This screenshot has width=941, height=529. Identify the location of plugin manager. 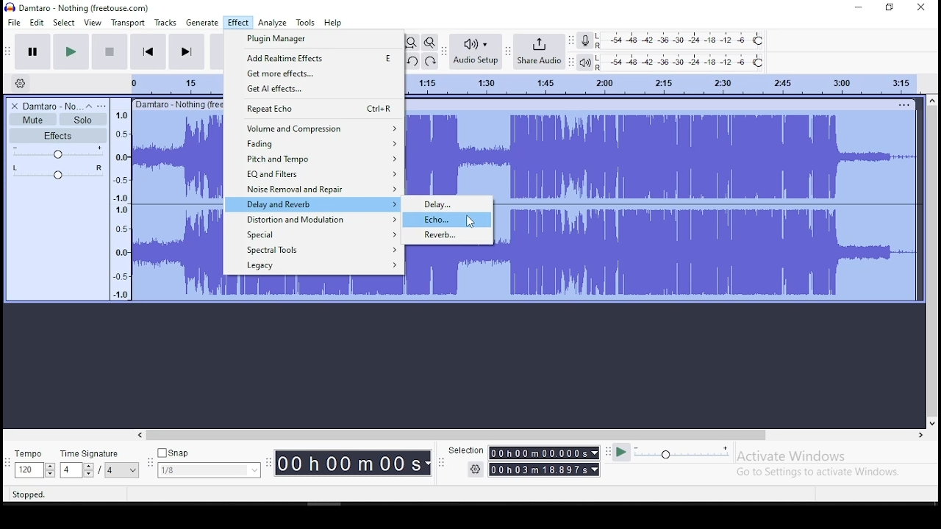
(312, 40).